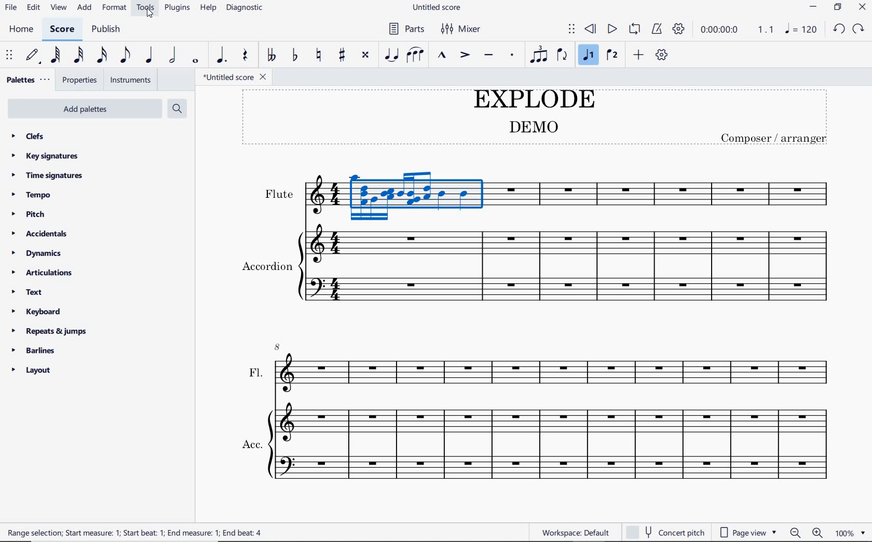 The image size is (872, 542). What do you see at coordinates (83, 109) in the screenshot?
I see `add palettes` at bounding box center [83, 109].